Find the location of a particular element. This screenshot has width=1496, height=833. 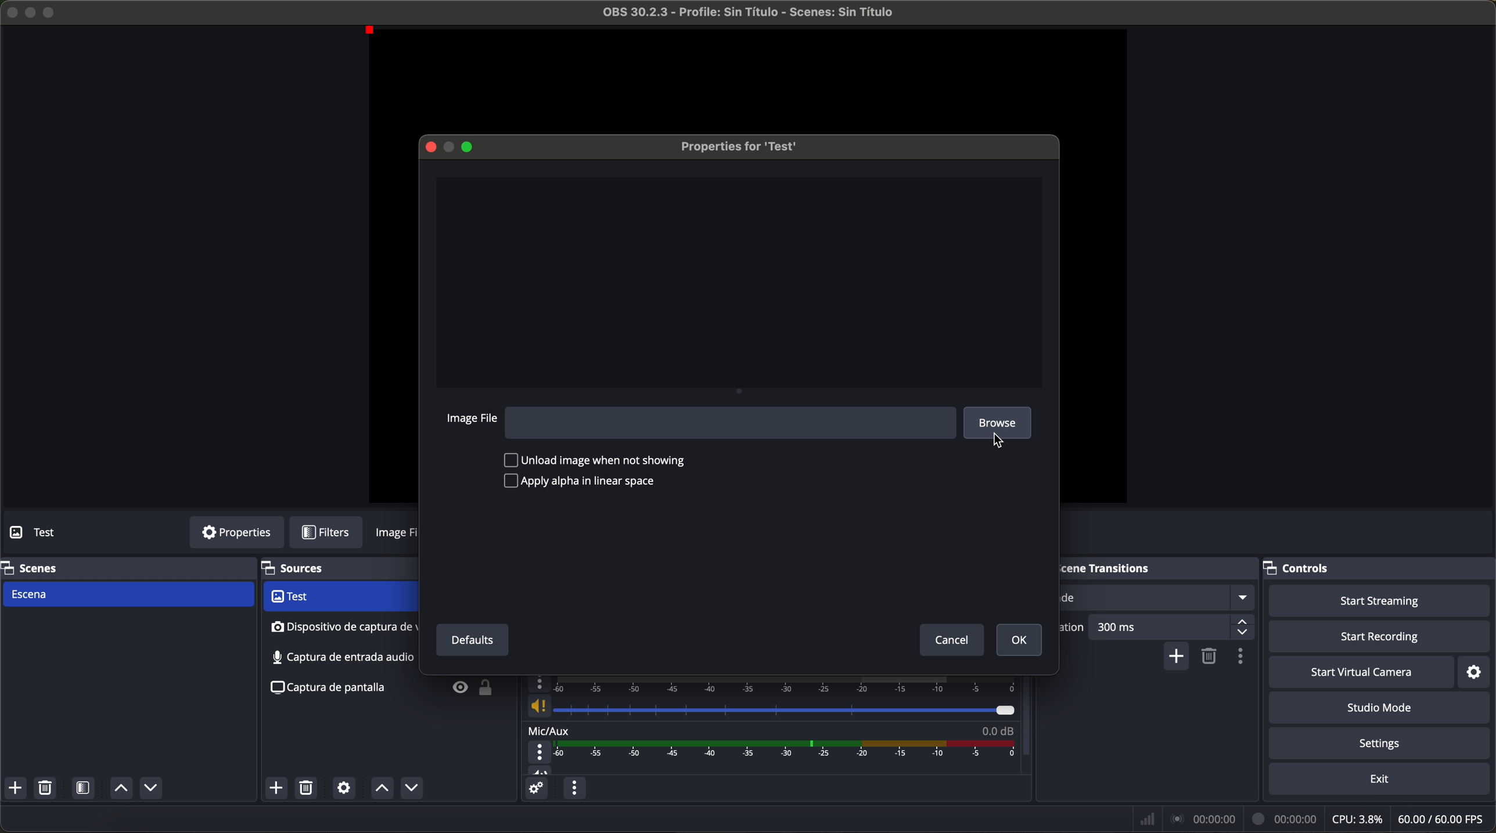

duration is located at coordinates (1074, 629).